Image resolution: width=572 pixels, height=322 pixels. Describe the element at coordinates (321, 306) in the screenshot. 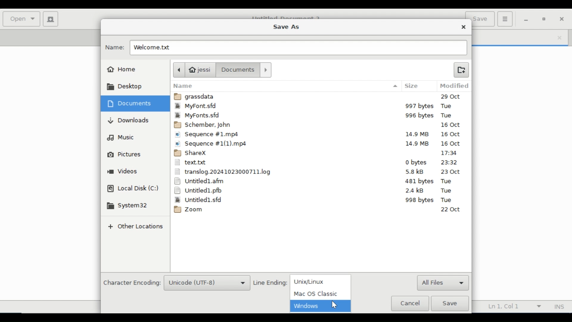

I see `Windows` at that location.